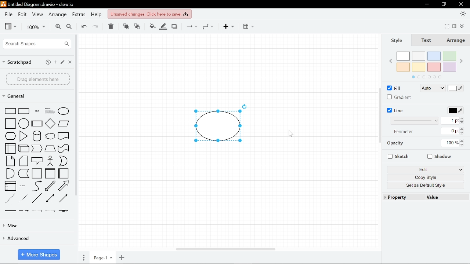 This screenshot has height=264, width=470. What do you see at coordinates (50, 211) in the screenshot?
I see `connector with 3 labels` at bounding box center [50, 211].